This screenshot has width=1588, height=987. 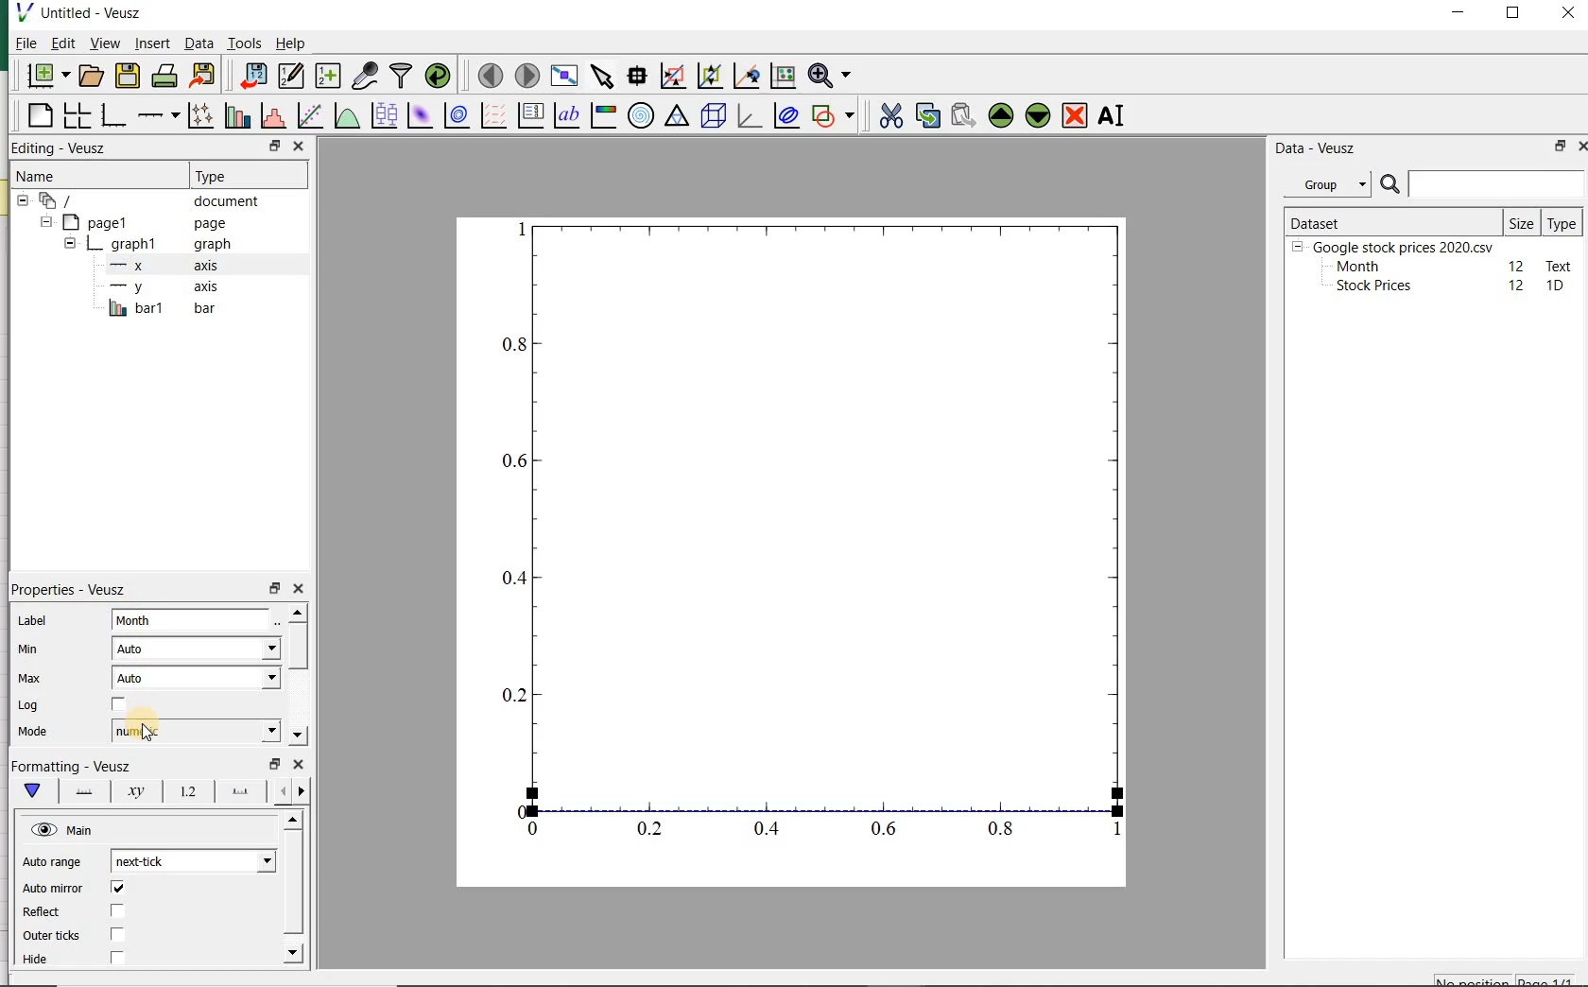 I want to click on 3d graph, so click(x=749, y=117).